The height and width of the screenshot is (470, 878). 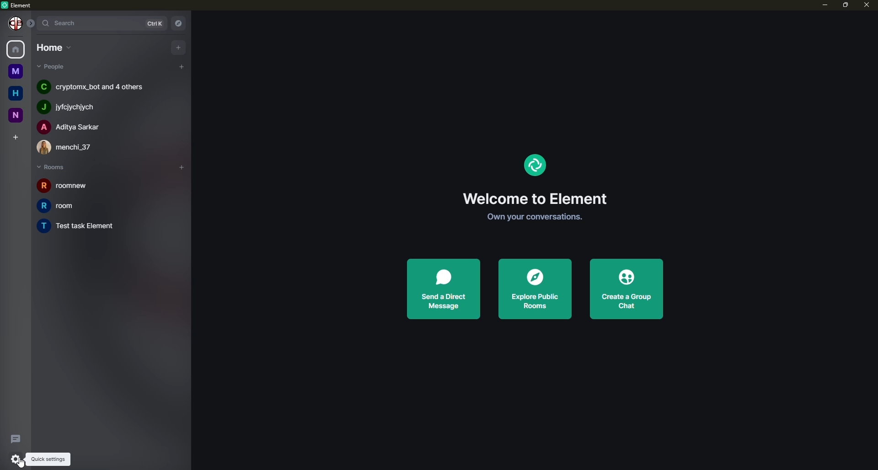 What do you see at coordinates (443, 288) in the screenshot?
I see `send direct message` at bounding box center [443, 288].